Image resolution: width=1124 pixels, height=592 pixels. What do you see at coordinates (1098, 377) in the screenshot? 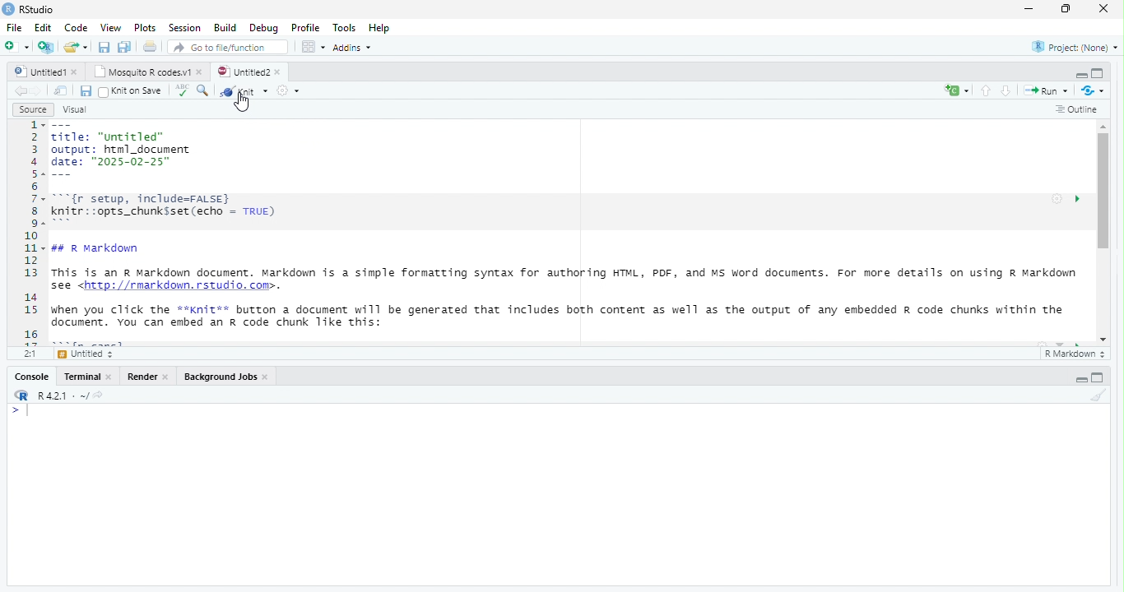
I see `full view` at bounding box center [1098, 377].